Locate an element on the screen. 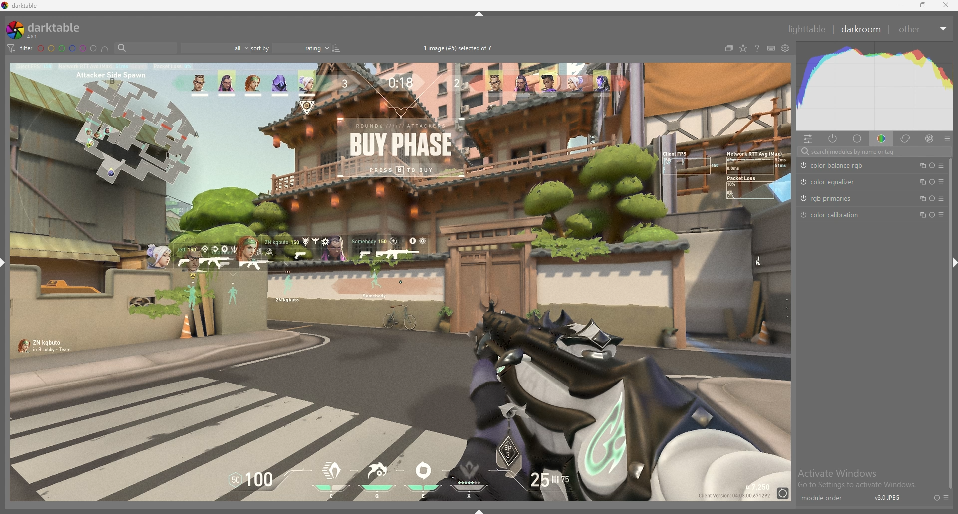  images selected is located at coordinates (460, 48).